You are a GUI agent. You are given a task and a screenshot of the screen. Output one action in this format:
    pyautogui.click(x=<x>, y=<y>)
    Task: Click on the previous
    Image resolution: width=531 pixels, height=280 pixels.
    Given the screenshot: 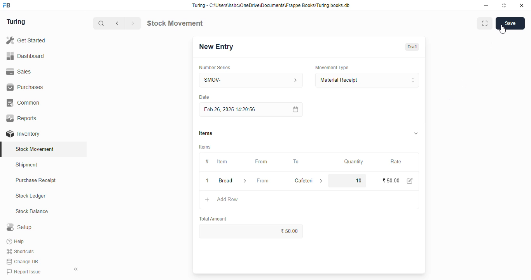 What is the action you would take?
    pyautogui.click(x=117, y=23)
    